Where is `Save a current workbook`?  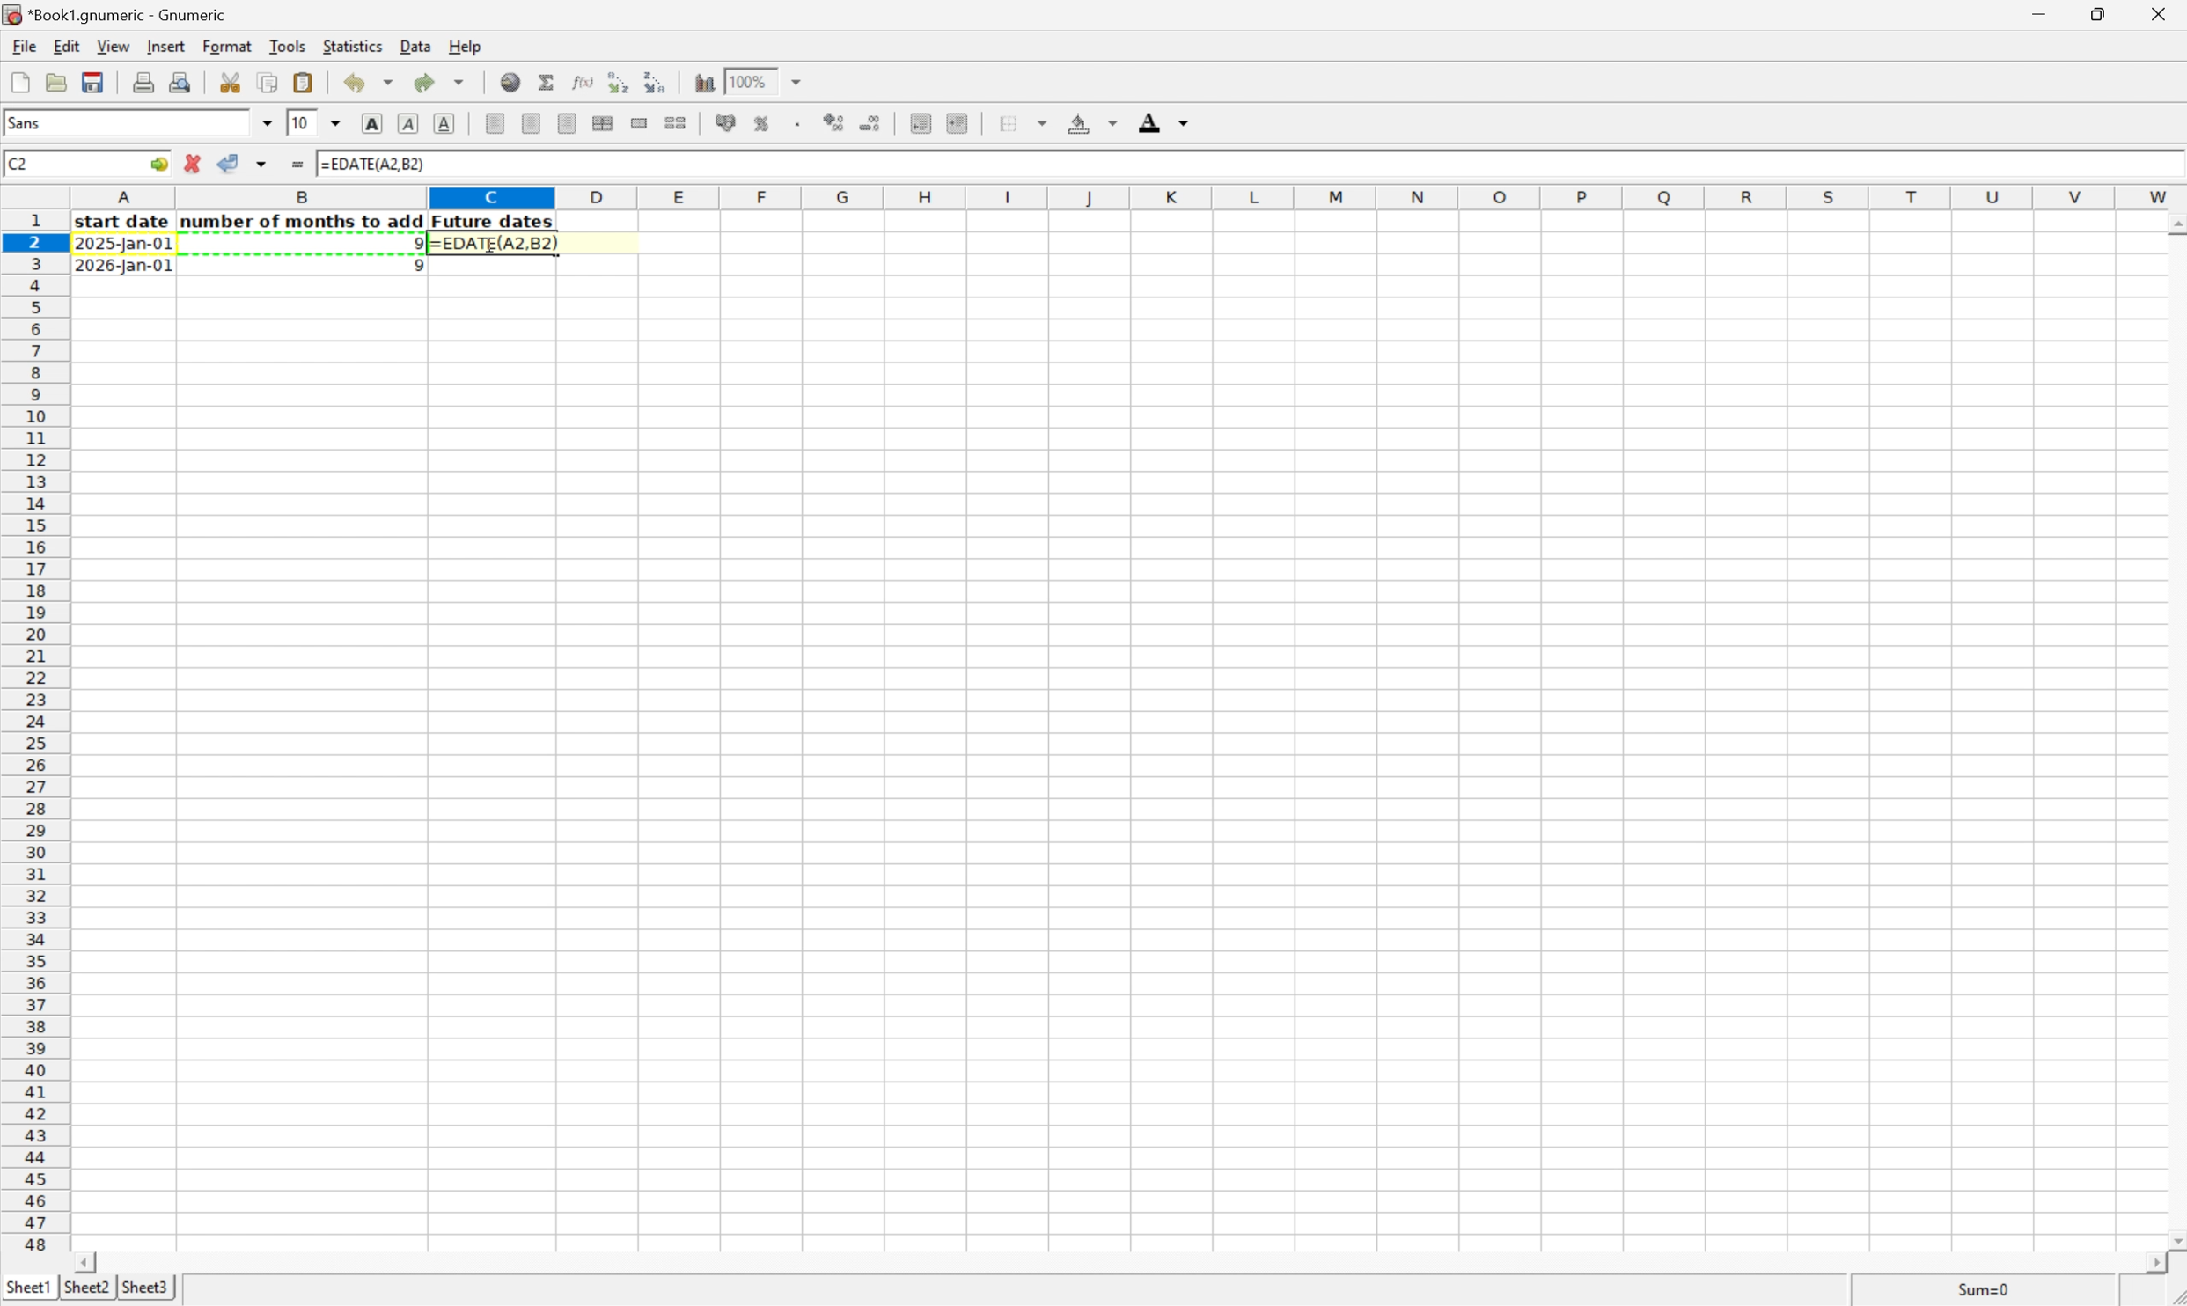 Save a current workbook is located at coordinates (97, 82).